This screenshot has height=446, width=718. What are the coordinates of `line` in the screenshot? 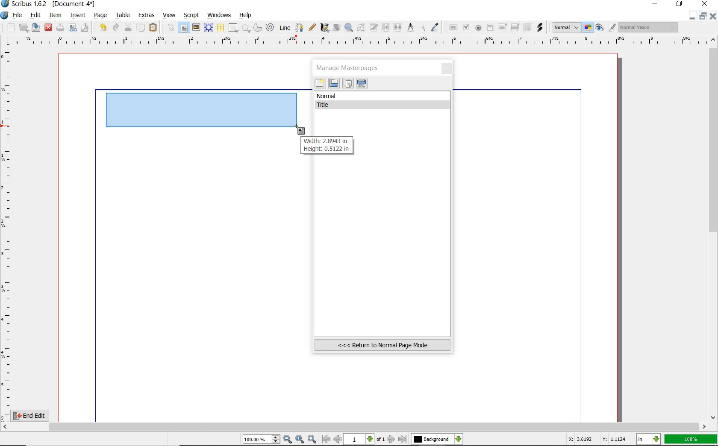 It's located at (284, 27).